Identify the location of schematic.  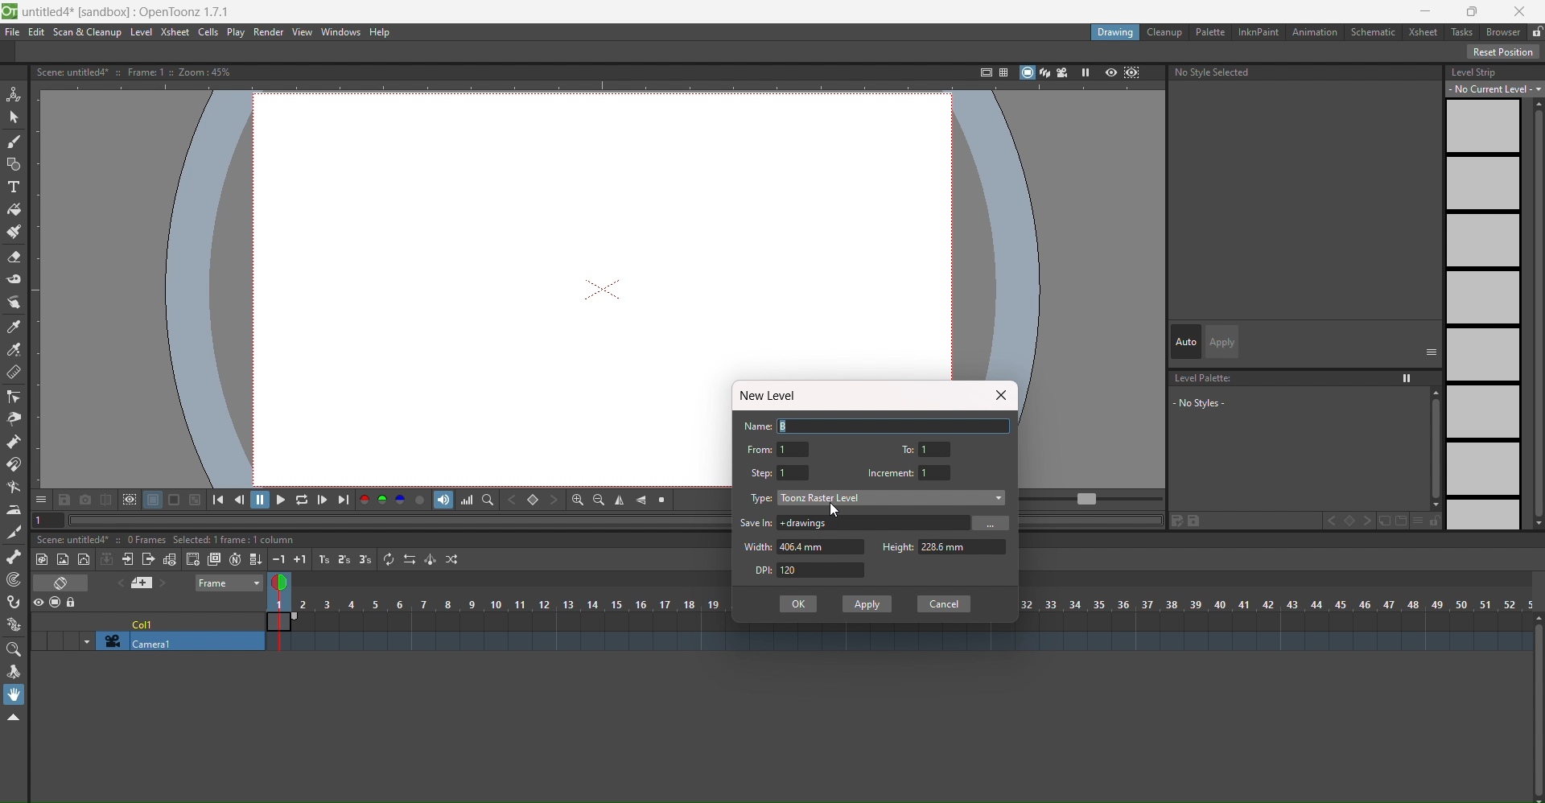
(1373, 31).